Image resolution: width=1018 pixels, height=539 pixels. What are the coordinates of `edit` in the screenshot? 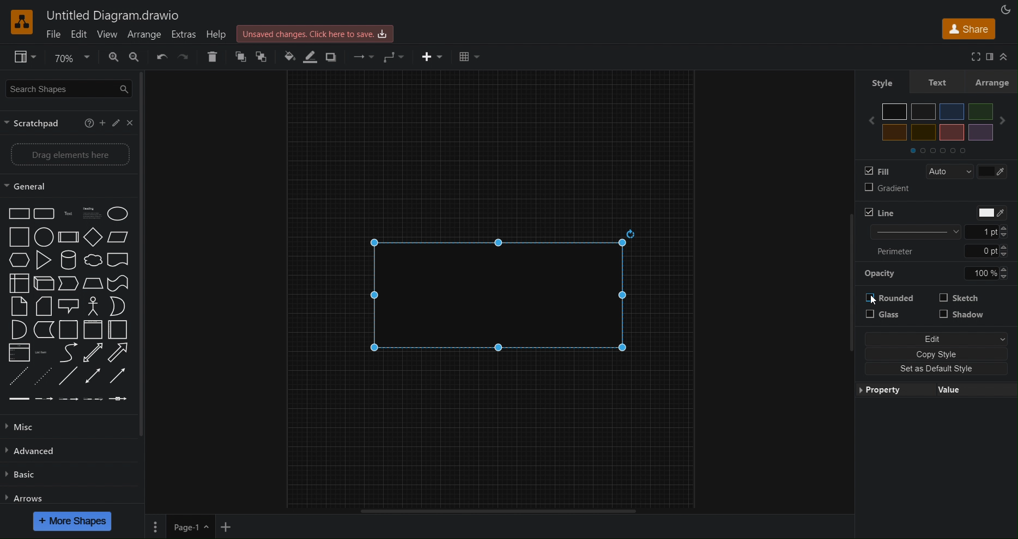 It's located at (118, 124).